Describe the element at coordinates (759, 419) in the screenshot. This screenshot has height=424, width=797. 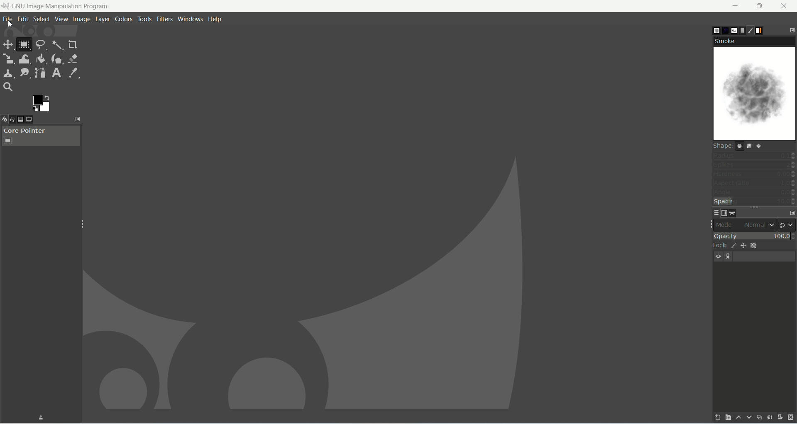
I see `create a duplicate` at that location.